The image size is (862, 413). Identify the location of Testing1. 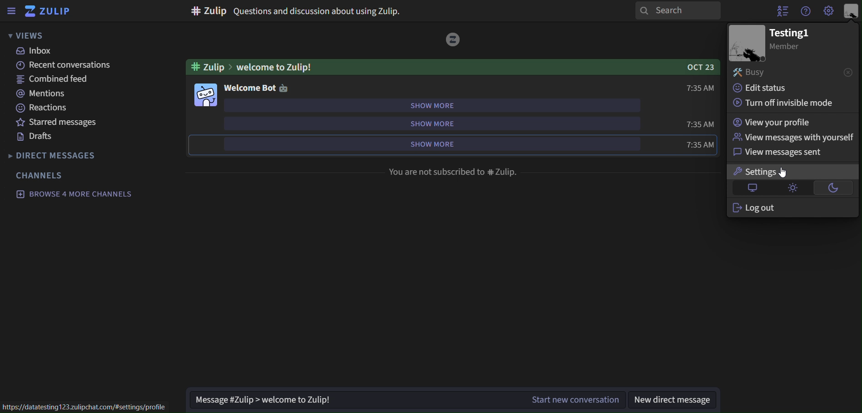
(793, 33).